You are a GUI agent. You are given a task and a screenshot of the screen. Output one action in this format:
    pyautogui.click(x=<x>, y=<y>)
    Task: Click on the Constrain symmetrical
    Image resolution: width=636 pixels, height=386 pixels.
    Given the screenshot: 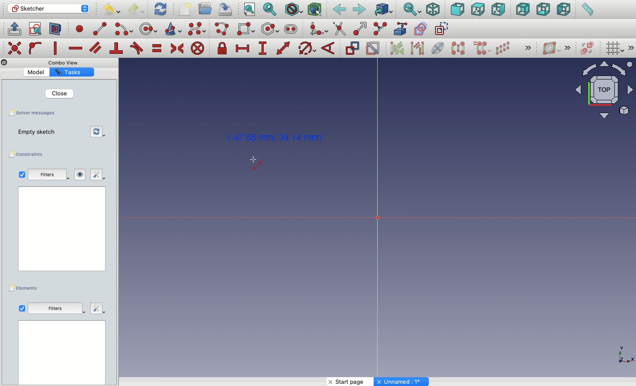 What is the action you would take?
    pyautogui.click(x=177, y=49)
    